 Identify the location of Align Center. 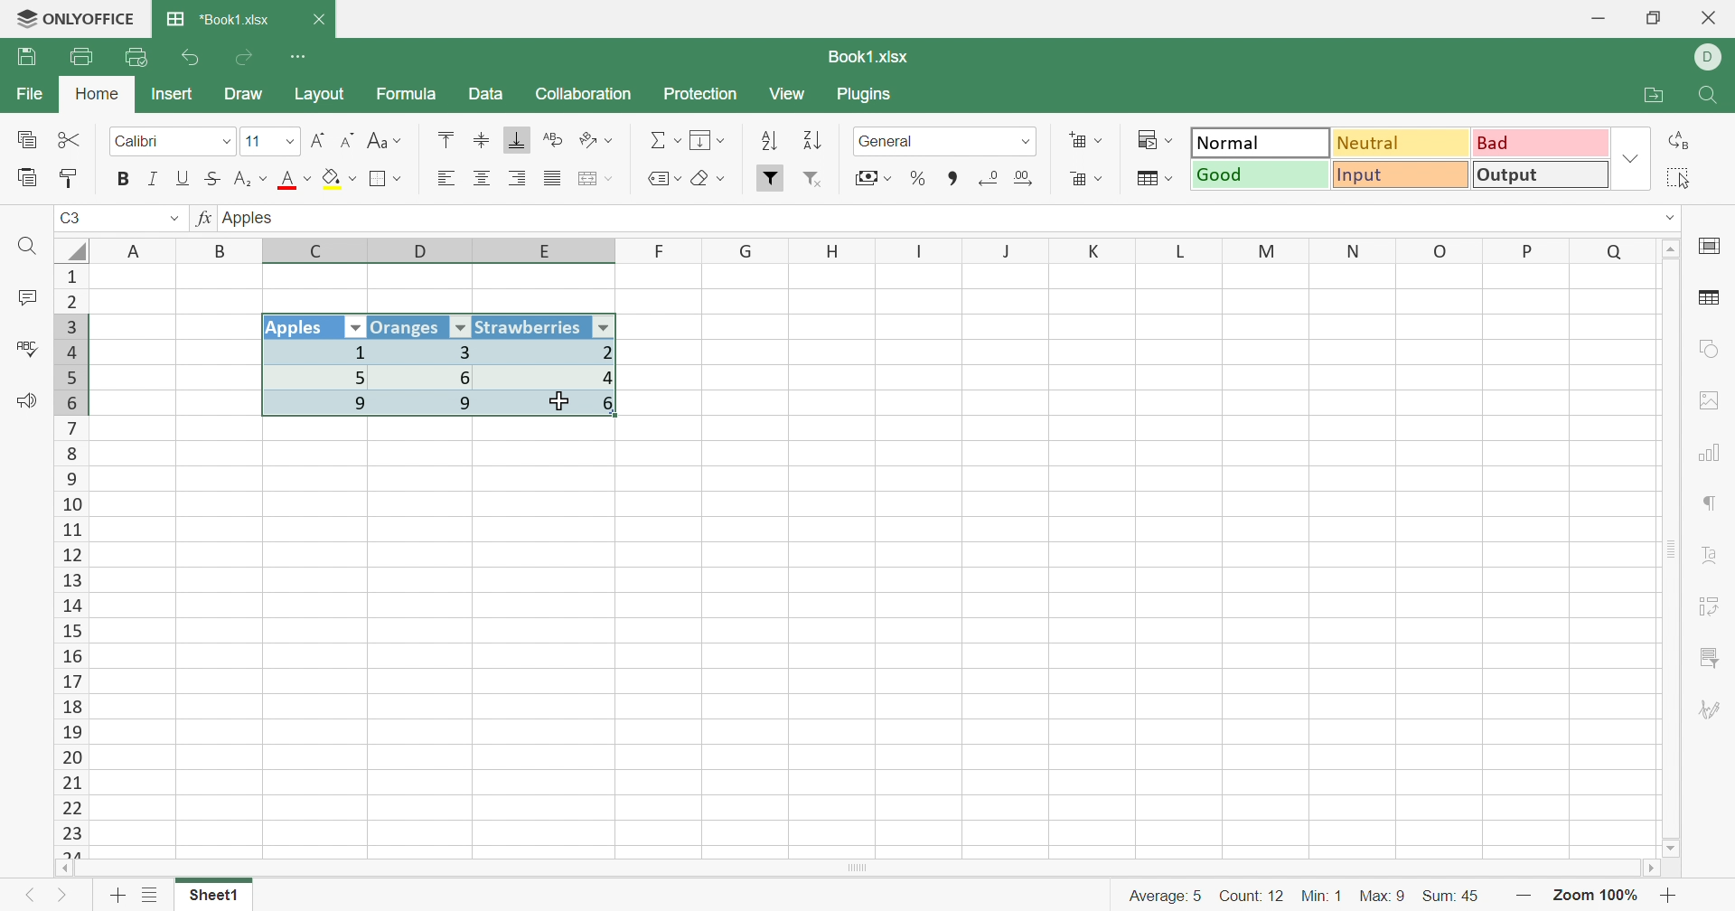
(482, 179).